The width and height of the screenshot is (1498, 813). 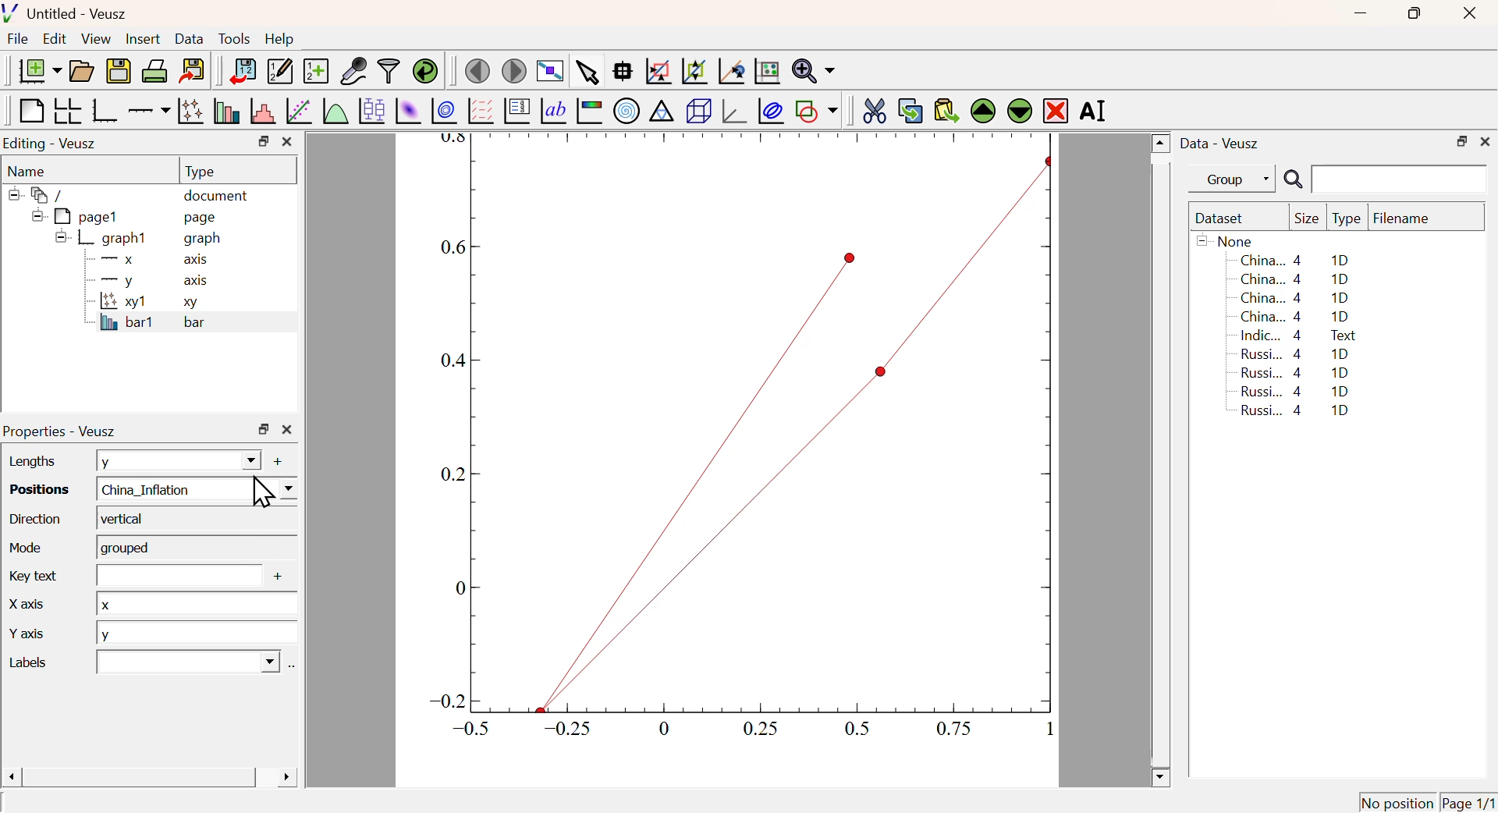 I want to click on China_Inflation, so click(x=190, y=488).